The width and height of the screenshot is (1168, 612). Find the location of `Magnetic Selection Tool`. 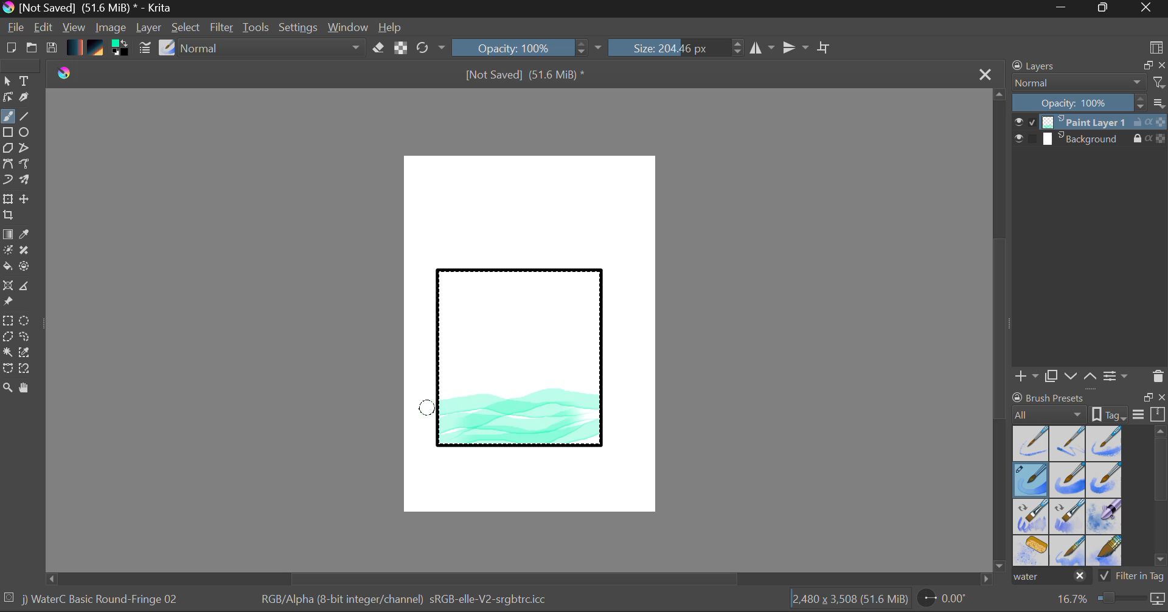

Magnetic Selection Tool is located at coordinates (25, 369).